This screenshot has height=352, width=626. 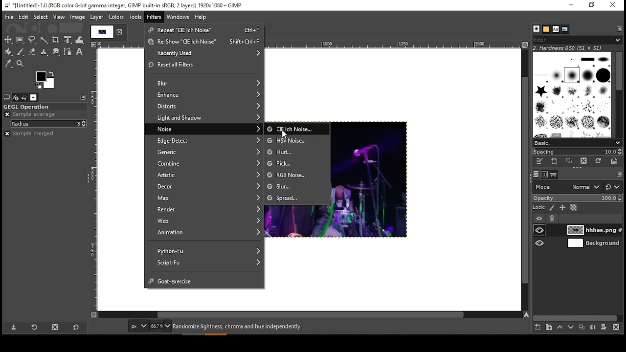 What do you see at coordinates (78, 17) in the screenshot?
I see `image` at bounding box center [78, 17].